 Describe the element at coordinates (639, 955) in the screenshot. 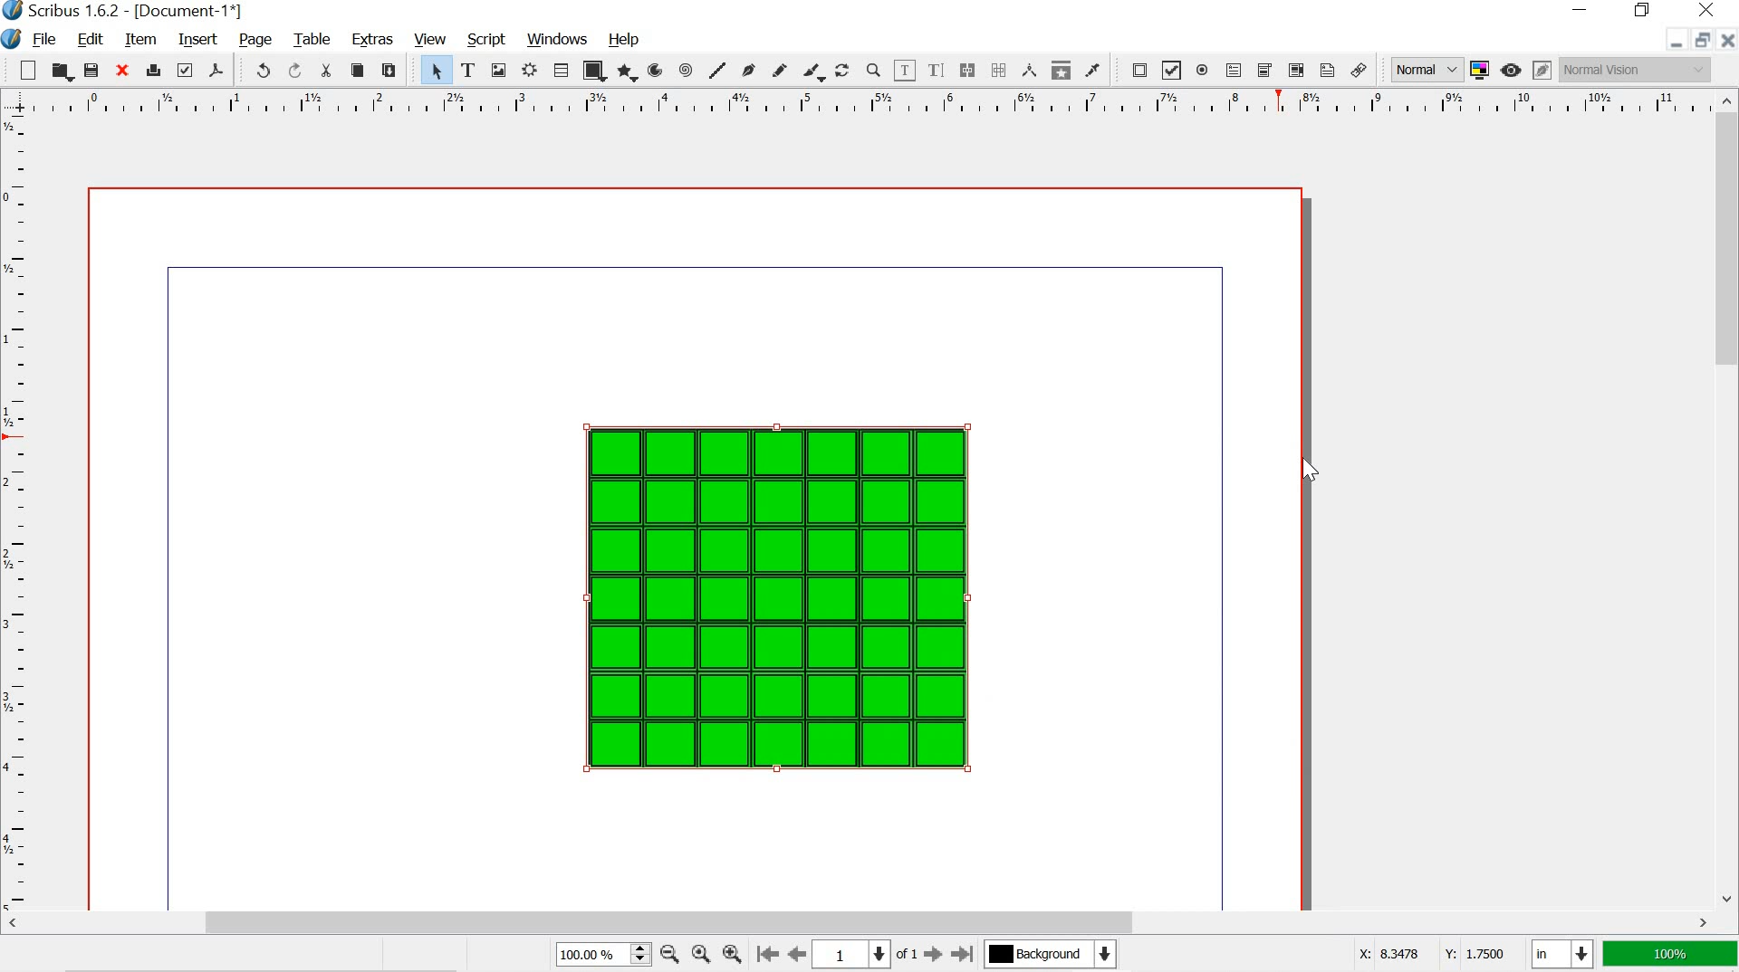

I see `zoom in, zoom out` at that location.